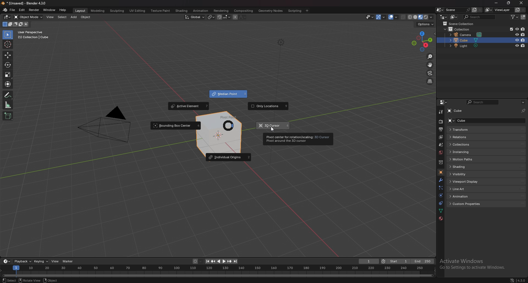  I want to click on bounding box center, so click(175, 126).